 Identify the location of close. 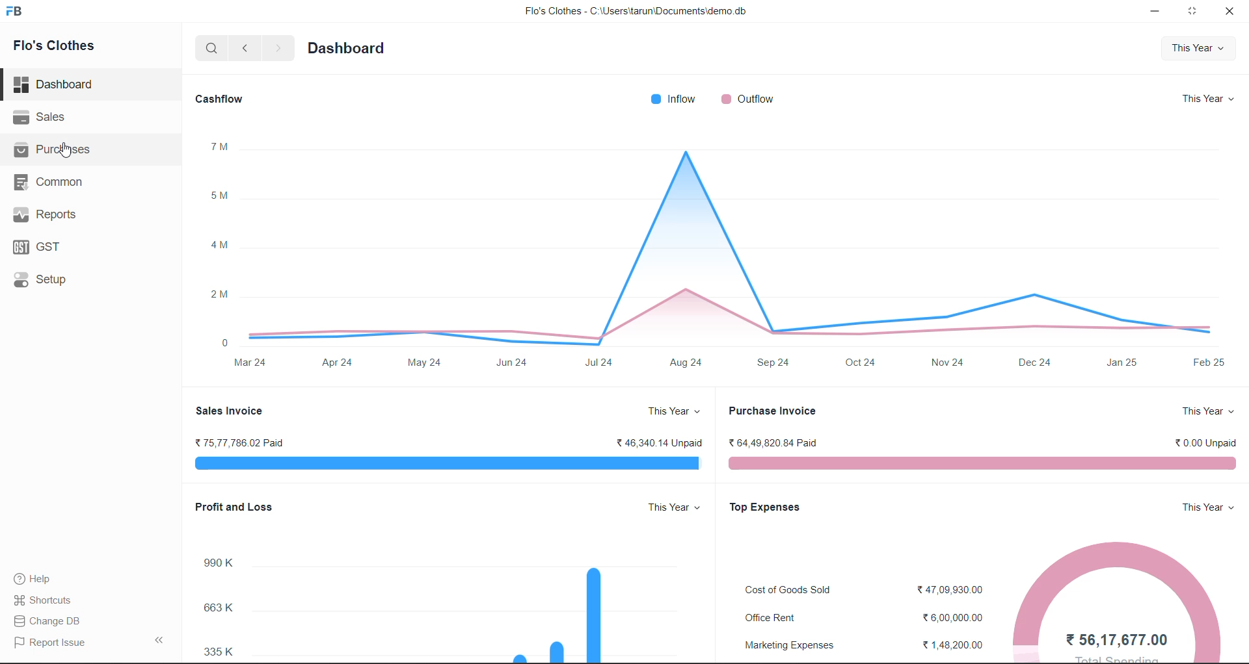
(1229, 14).